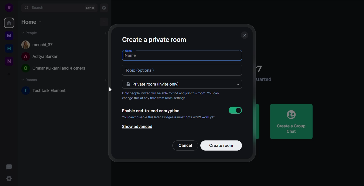 The image size is (364, 186). Describe the element at coordinates (136, 127) in the screenshot. I see `show advanced` at that location.